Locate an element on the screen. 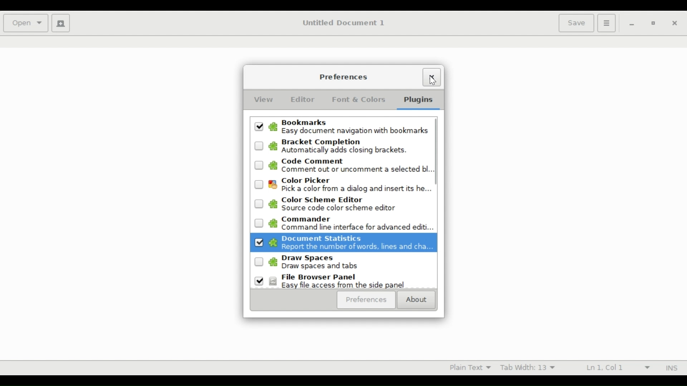 This screenshot has height=386, width=687. Plain Text is located at coordinates (467, 367).